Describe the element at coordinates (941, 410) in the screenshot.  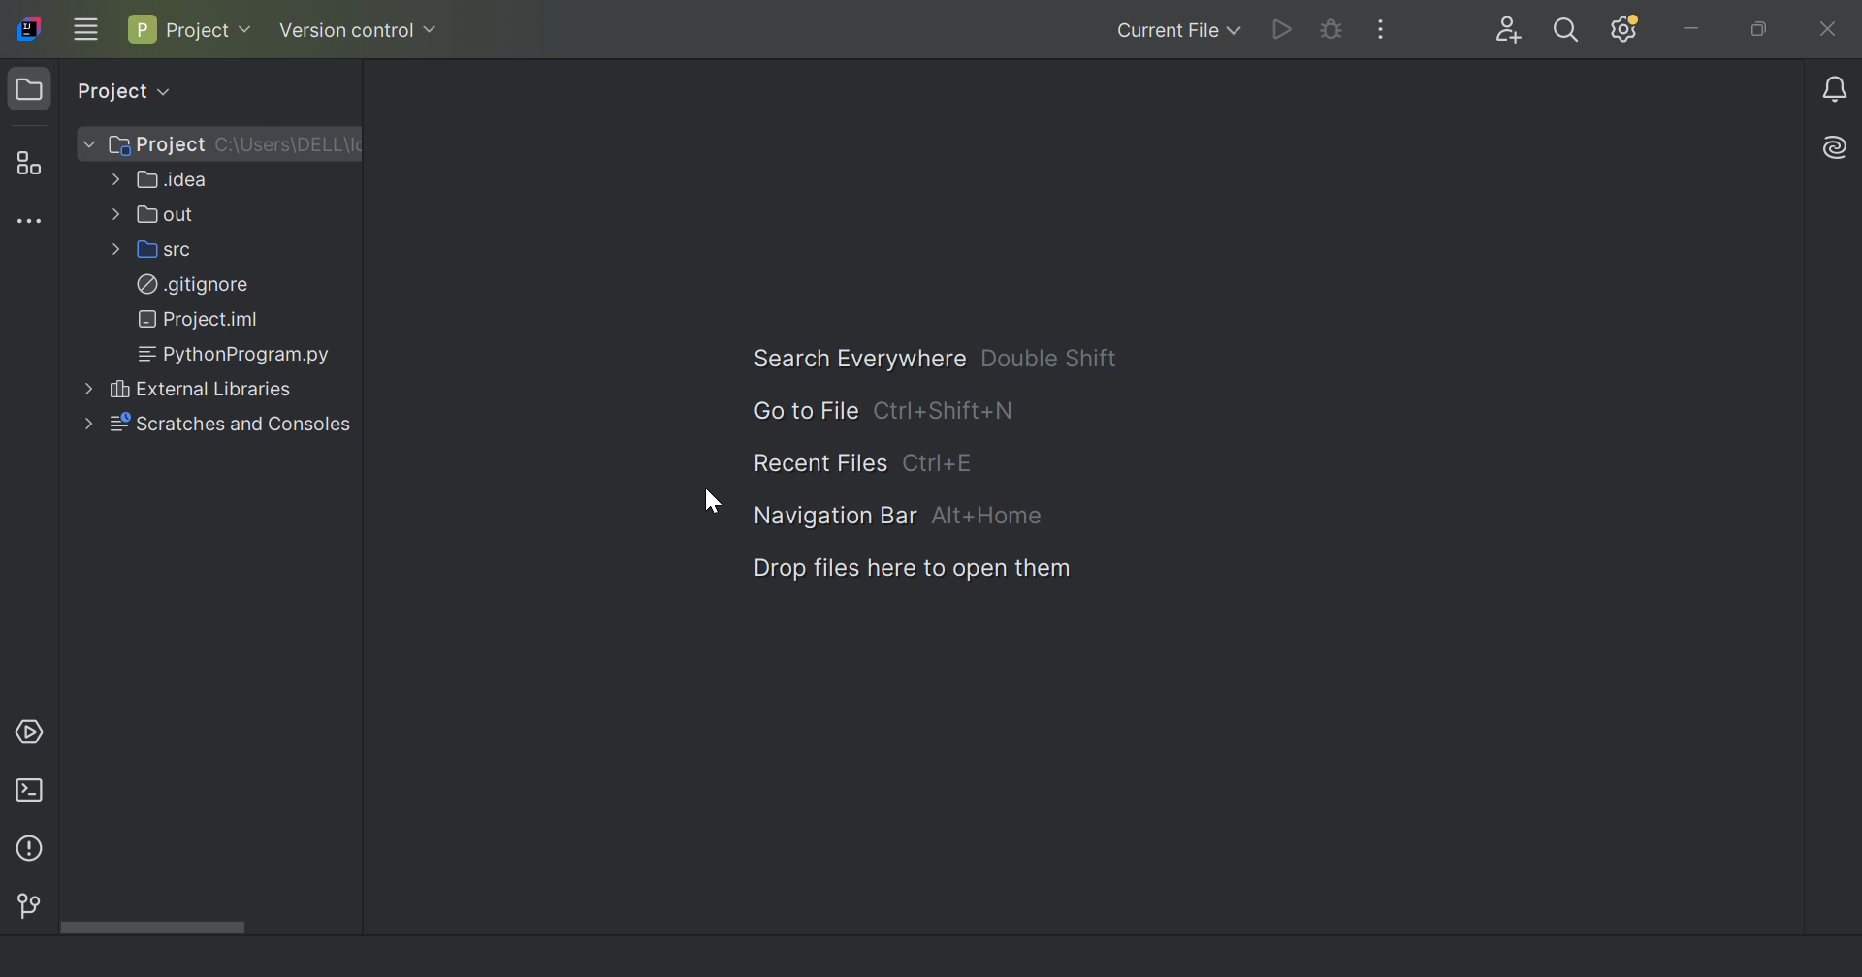
I see `Ctrl+Sfift+N` at that location.